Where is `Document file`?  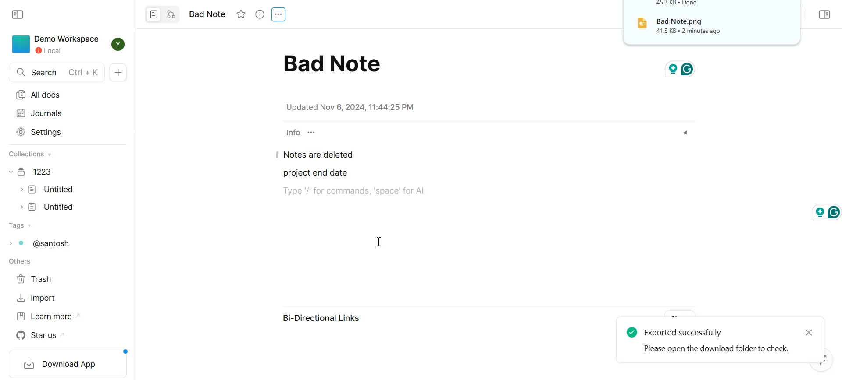 Document file is located at coordinates (48, 207).